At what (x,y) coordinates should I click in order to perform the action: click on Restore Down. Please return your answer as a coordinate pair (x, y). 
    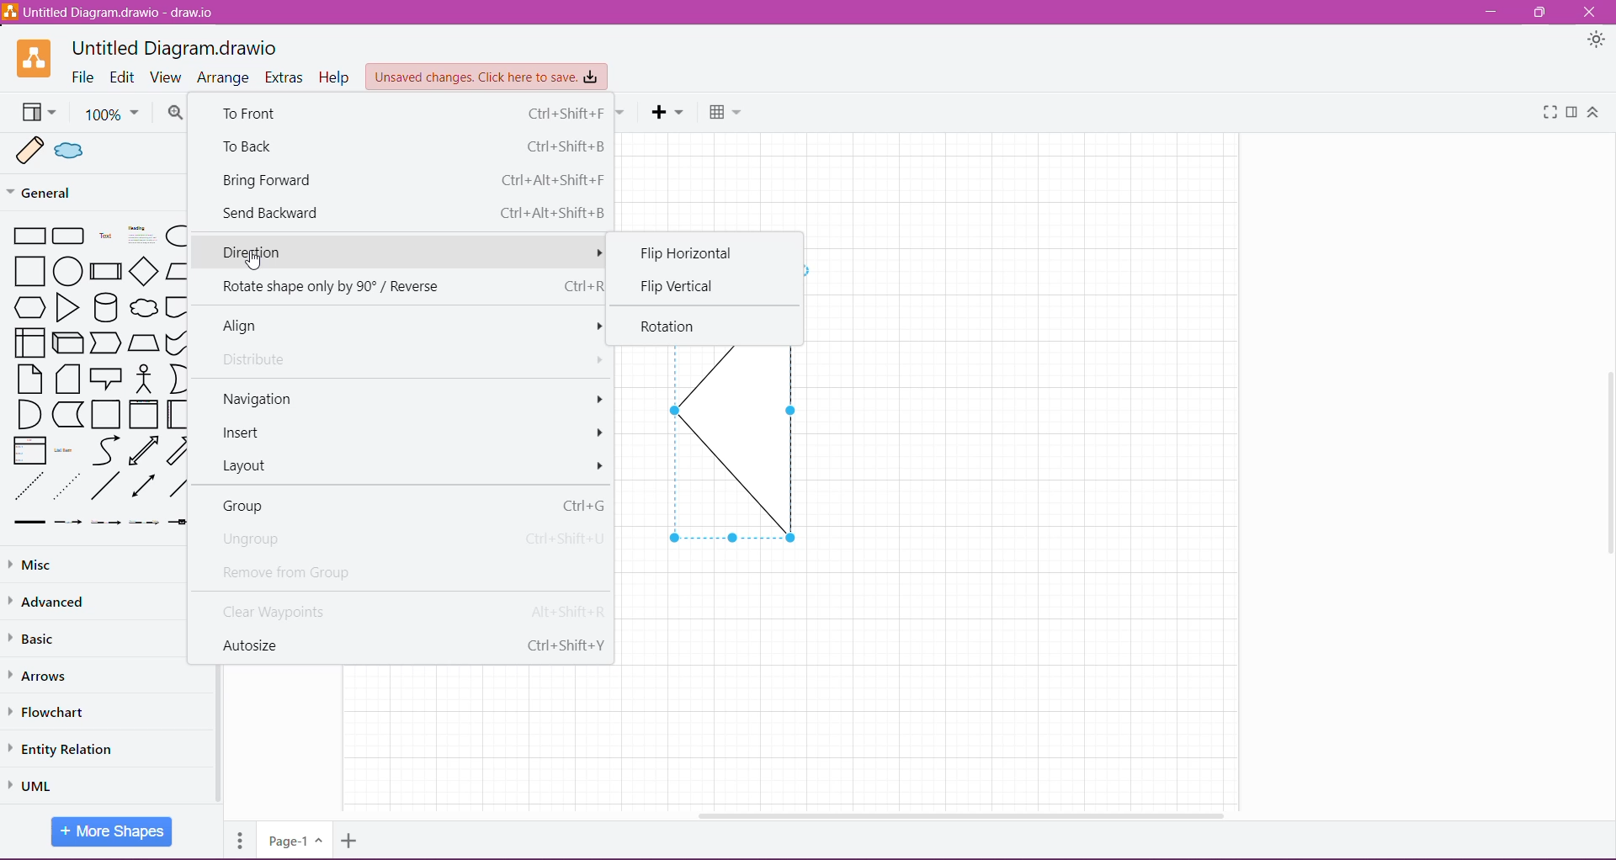
    Looking at the image, I should click on (1542, 12).